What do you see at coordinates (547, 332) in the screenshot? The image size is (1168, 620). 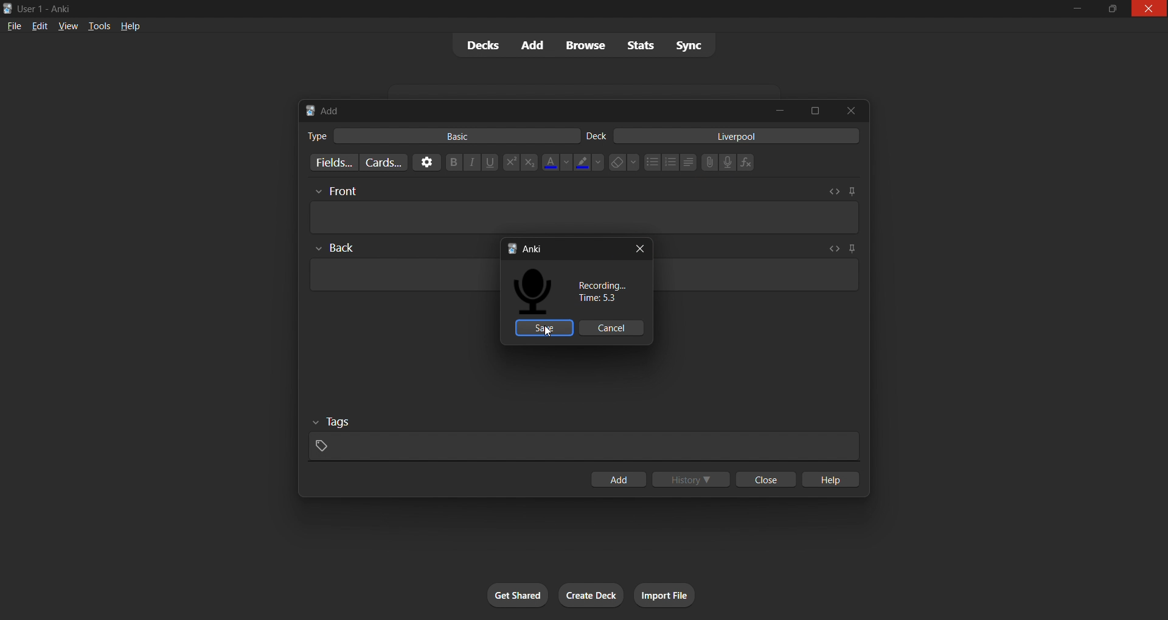 I see `cursor` at bounding box center [547, 332].